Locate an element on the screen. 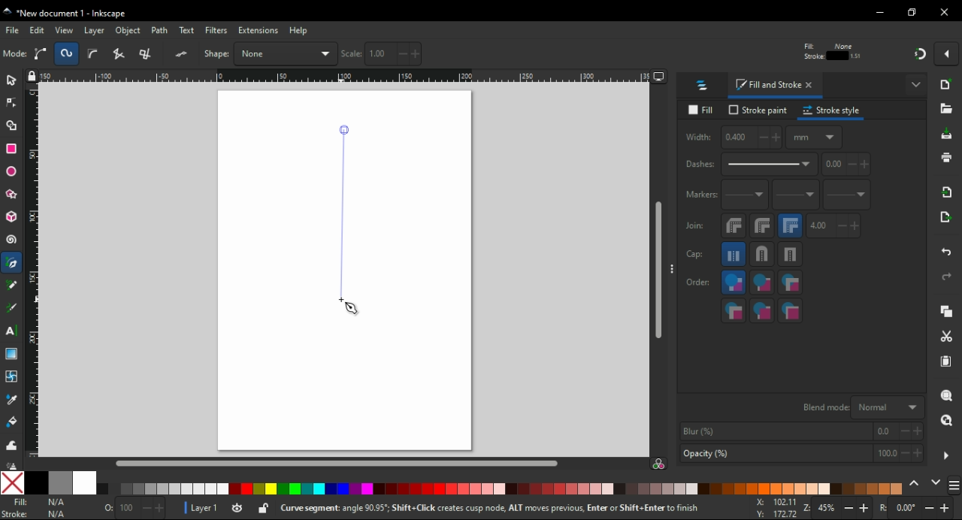 This screenshot has height=520, width=962. file is located at coordinates (14, 30).